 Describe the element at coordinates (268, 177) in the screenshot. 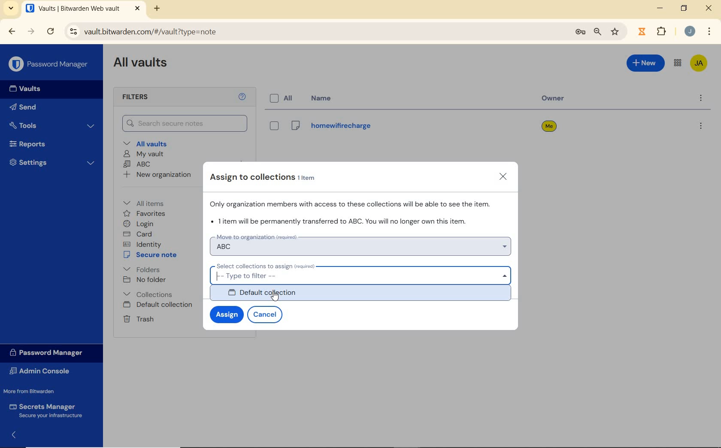

I see `Assign to collections` at that location.